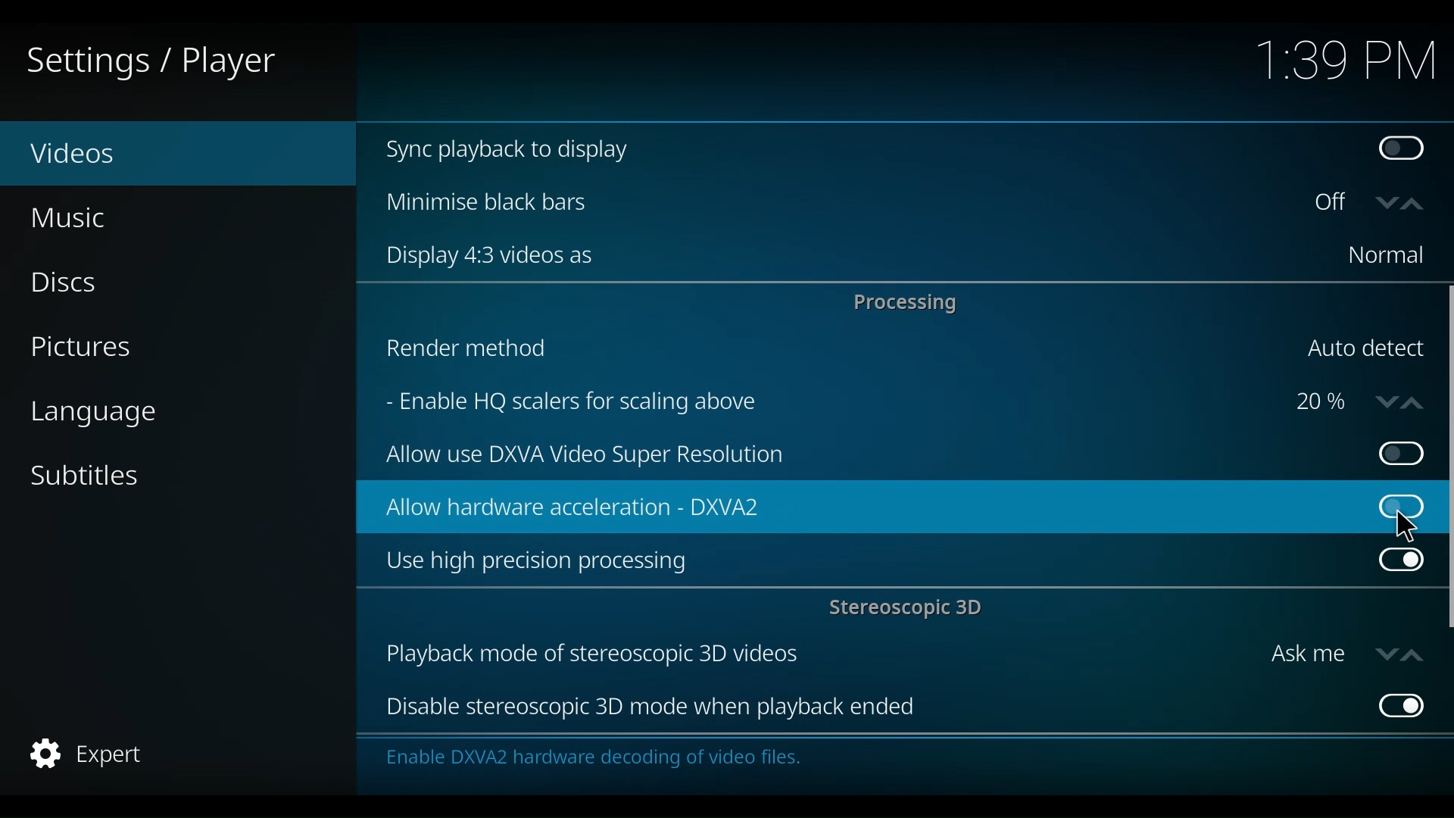  What do you see at coordinates (1382, 401) in the screenshot?
I see `down` at bounding box center [1382, 401].